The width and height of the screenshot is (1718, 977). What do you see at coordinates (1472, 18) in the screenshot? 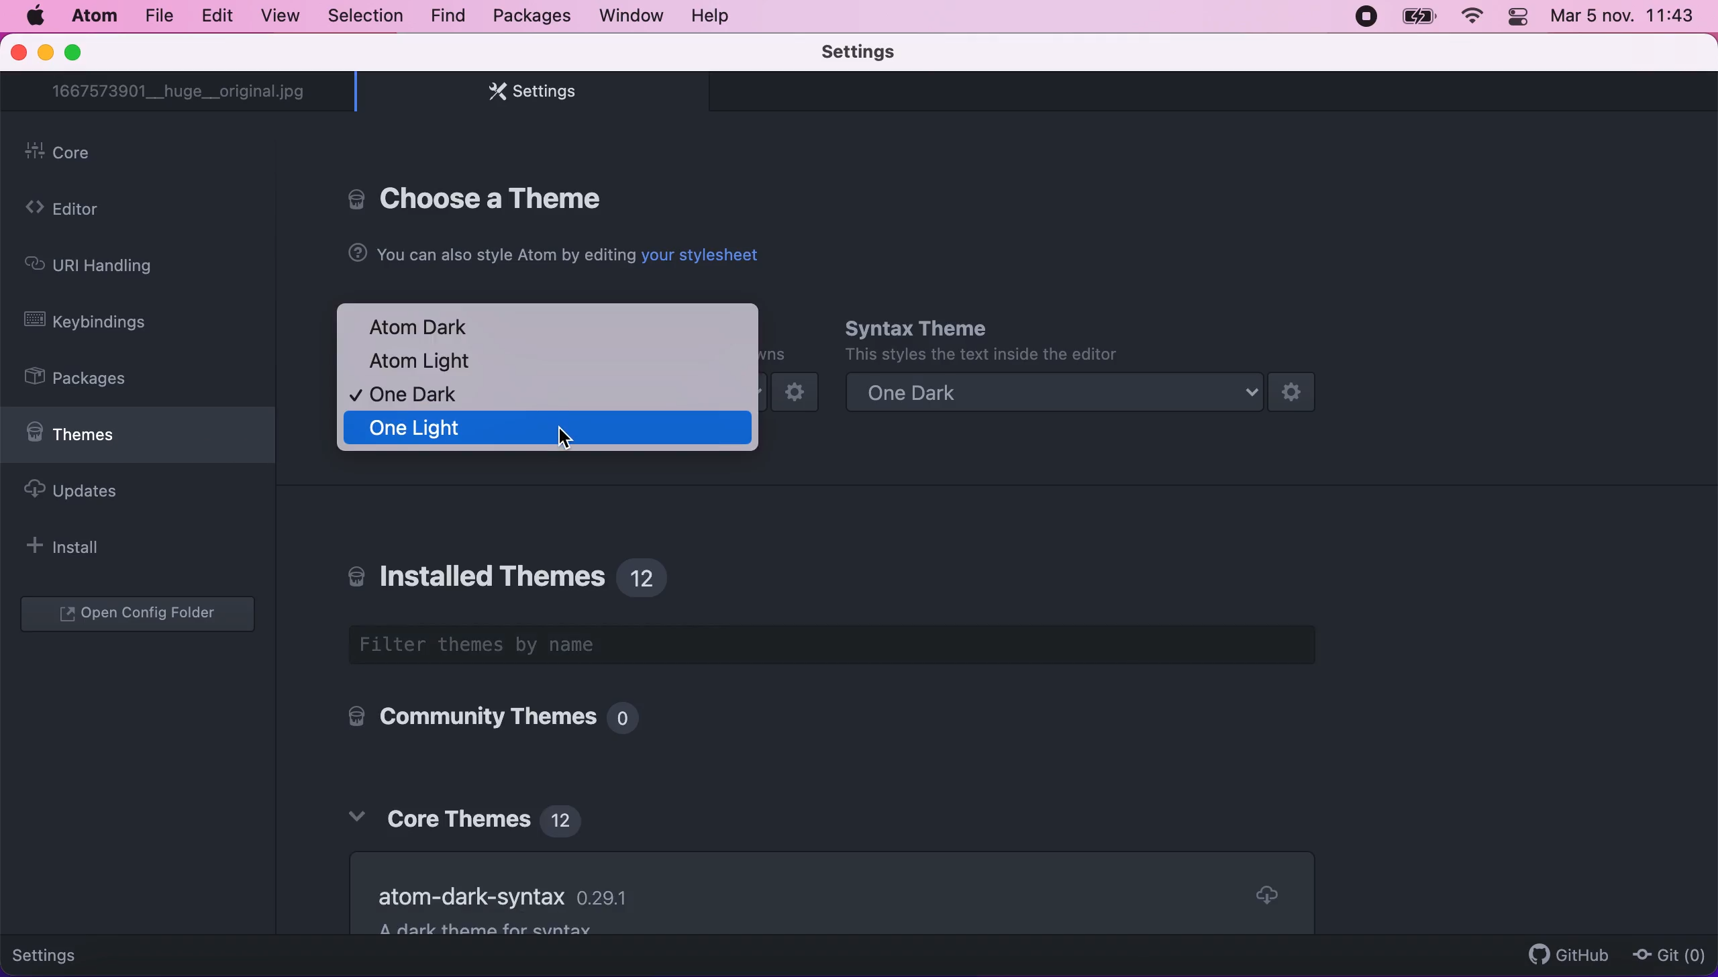
I see `wifi` at bounding box center [1472, 18].